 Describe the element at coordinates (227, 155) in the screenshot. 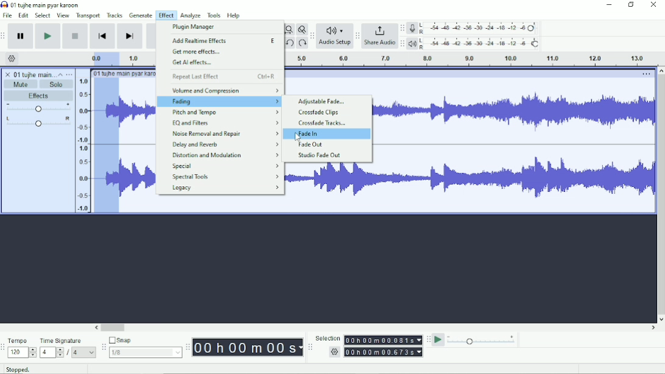

I see `Distortion and Modulation` at that location.